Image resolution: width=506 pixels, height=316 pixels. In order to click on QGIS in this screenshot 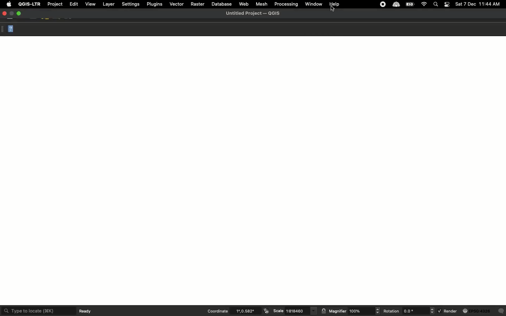, I will do `click(29, 4)`.